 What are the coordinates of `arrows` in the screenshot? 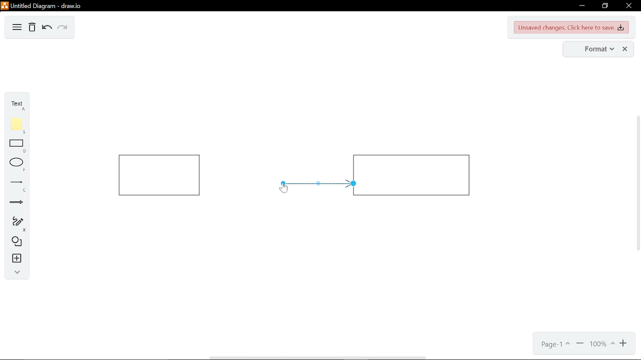 It's located at (14, 203).